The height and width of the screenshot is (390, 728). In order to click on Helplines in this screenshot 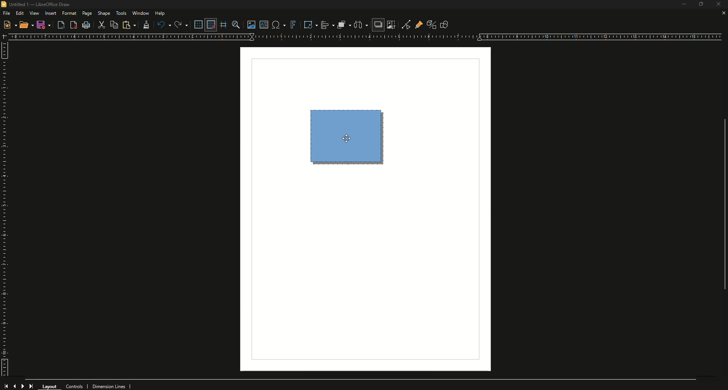, I will do `click(224, 25)`.